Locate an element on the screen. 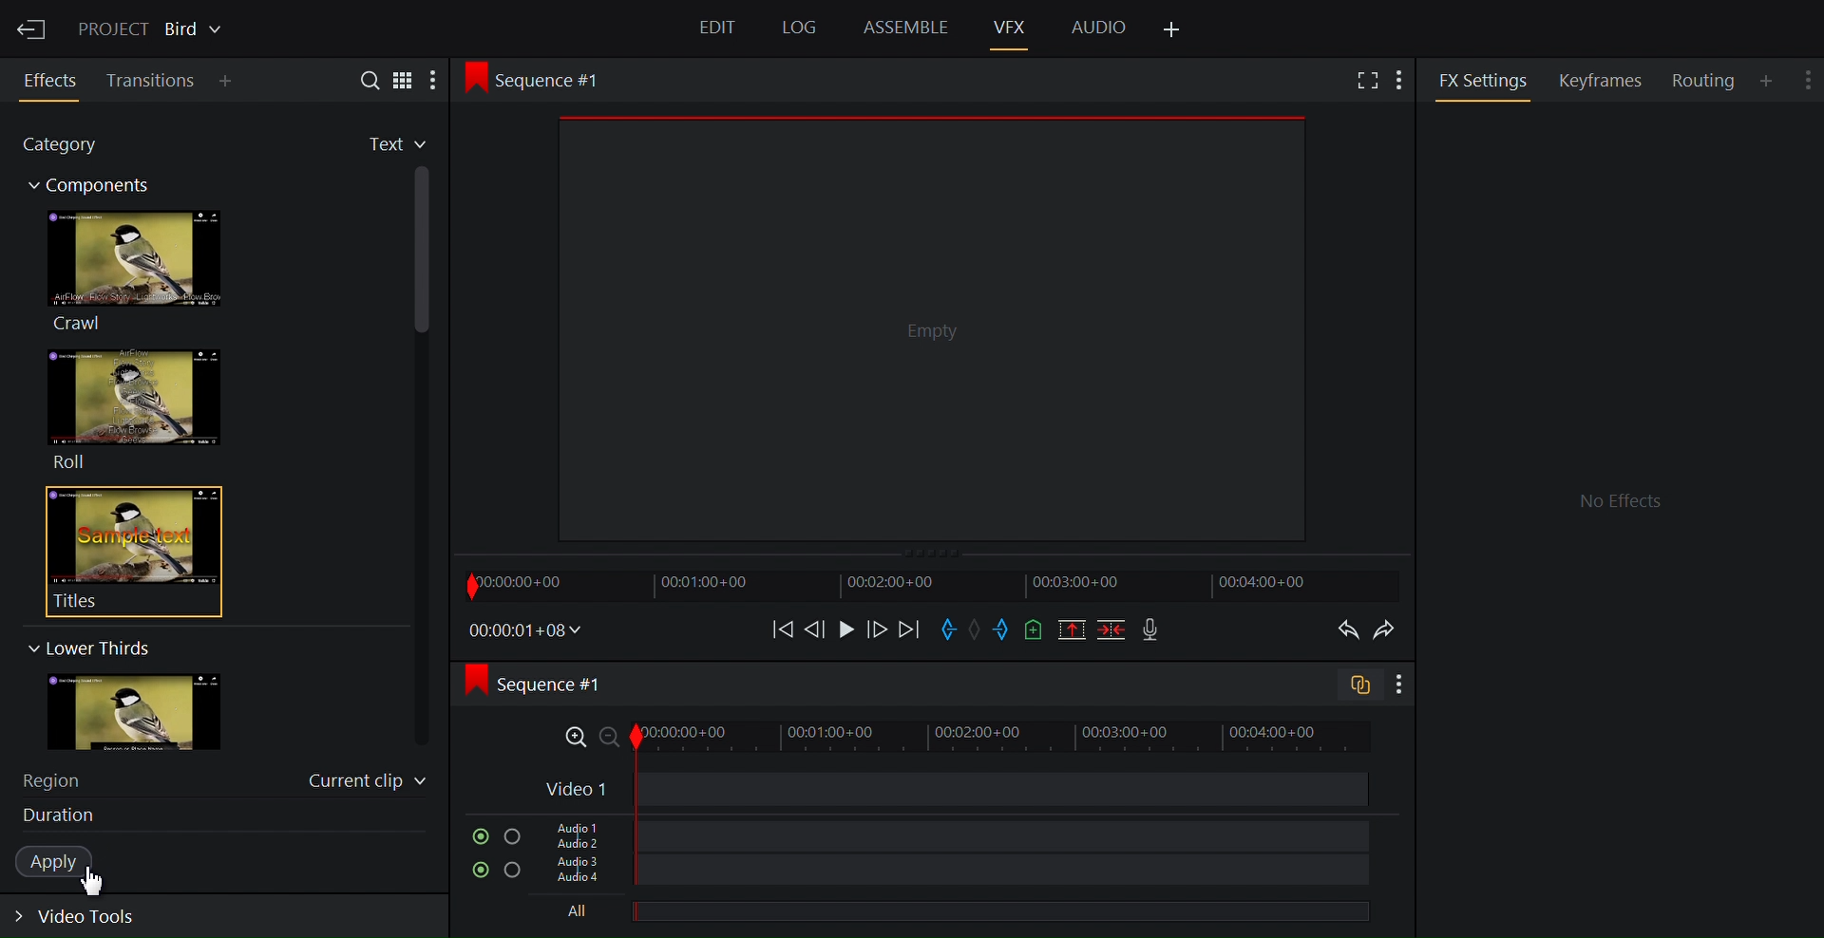  Sequence is located at coordinates (553, 78).